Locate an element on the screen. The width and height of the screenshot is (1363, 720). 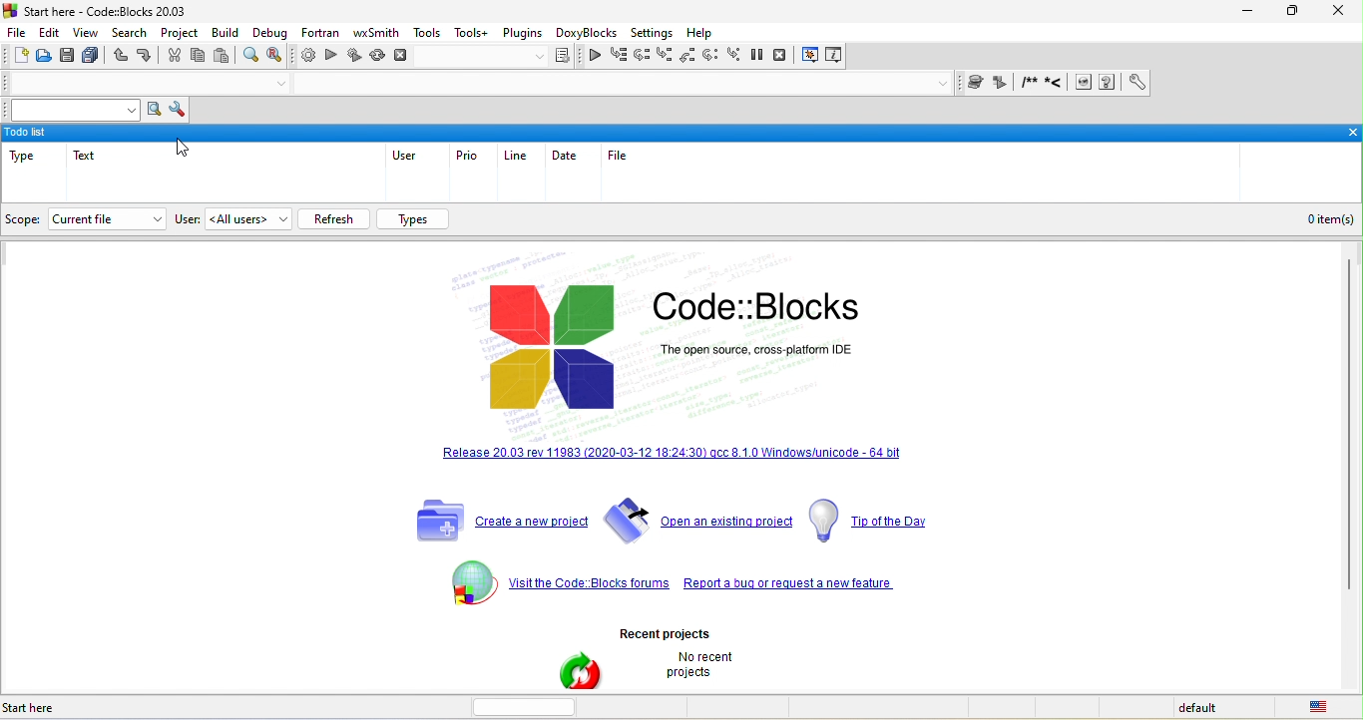
code blocks  is located at coordinates (764, 308).